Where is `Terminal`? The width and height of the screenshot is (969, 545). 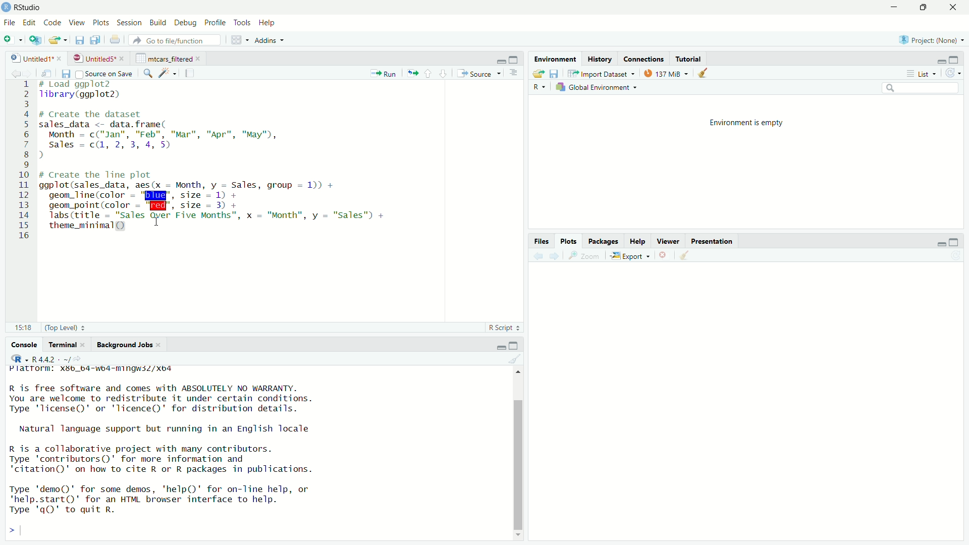
Terminal is located at coordinates (63, 344).